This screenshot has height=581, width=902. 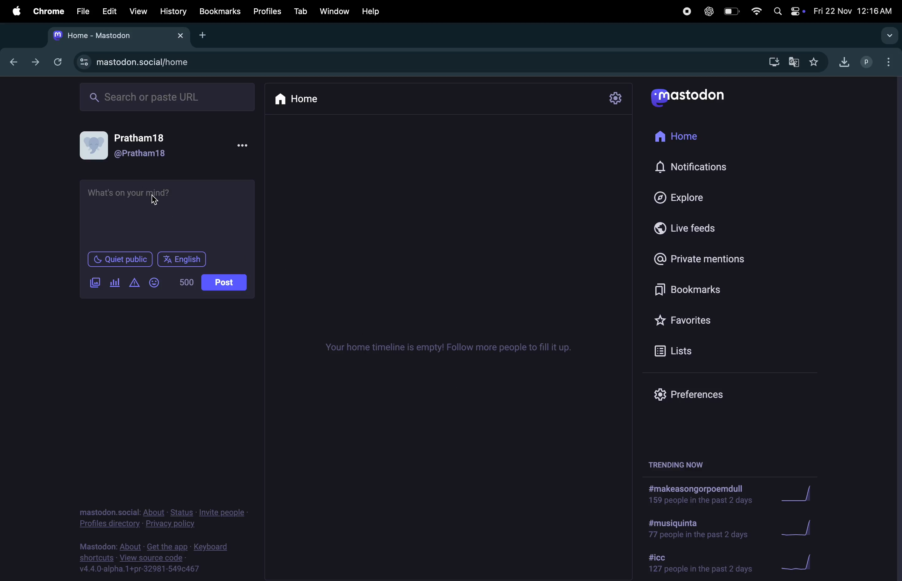 What do you see at coordinates (11, 61) in the screenshot?
I see `backtab` at bounding box center [11, 61].